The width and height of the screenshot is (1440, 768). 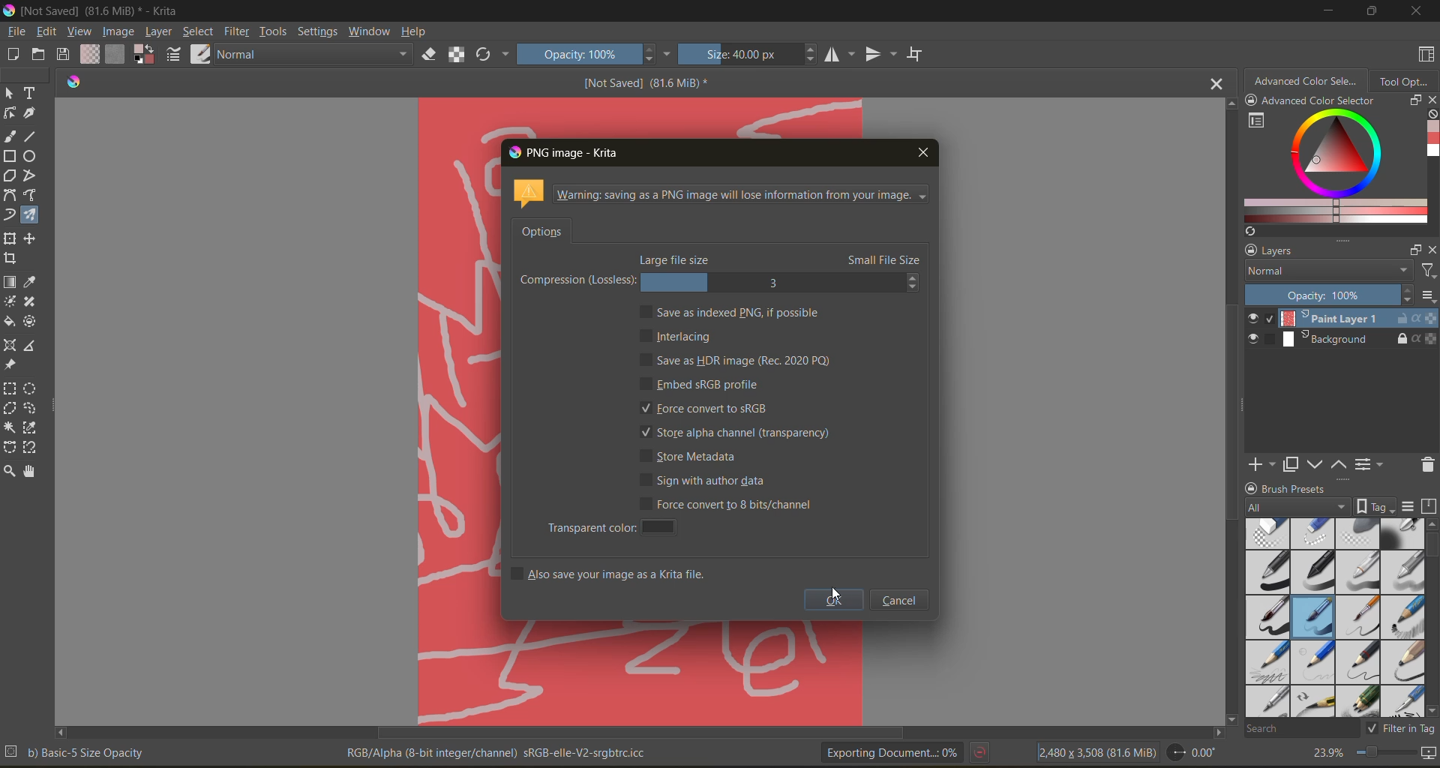 I want to click on clear all color history, so click(x=1431, y=115).